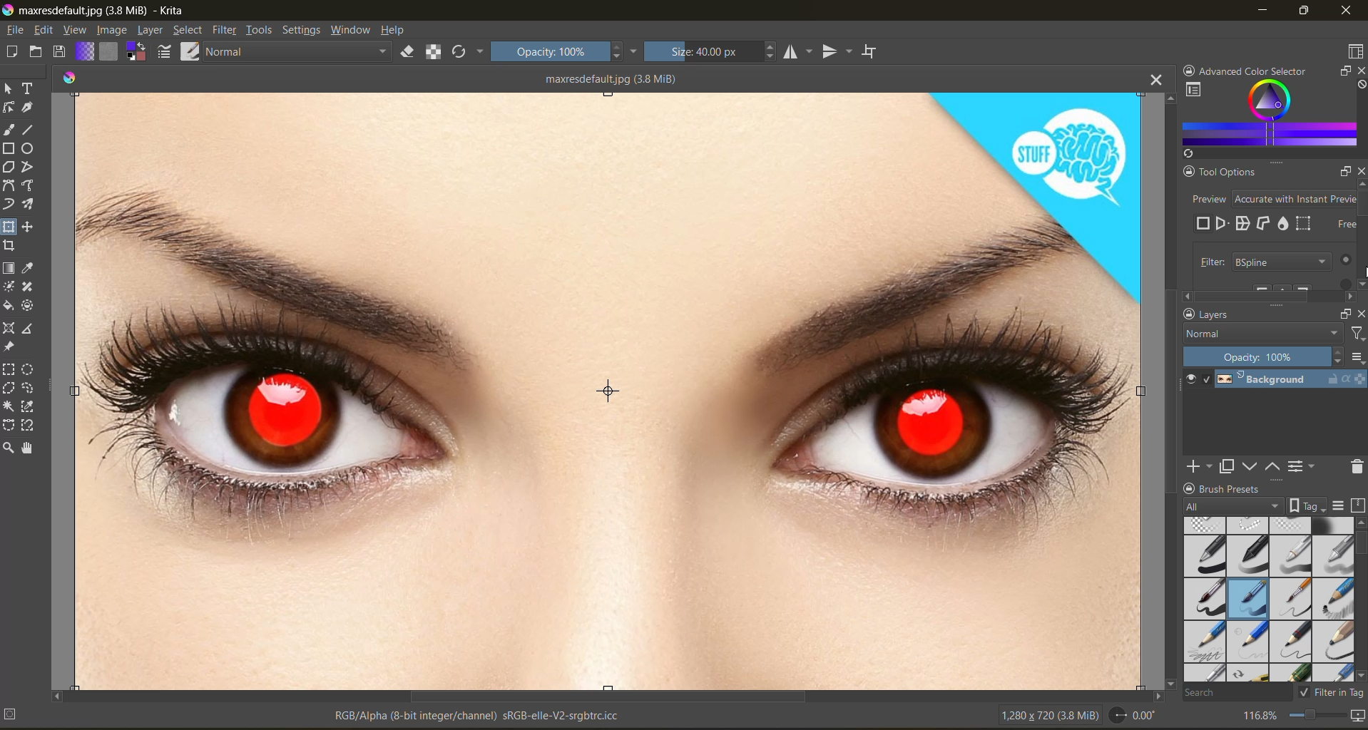 The image size is (1368, 730). What do you see at coordinates (1230, 508) in the screenshot?
I see `tag` at bounding box center [1230, 508].